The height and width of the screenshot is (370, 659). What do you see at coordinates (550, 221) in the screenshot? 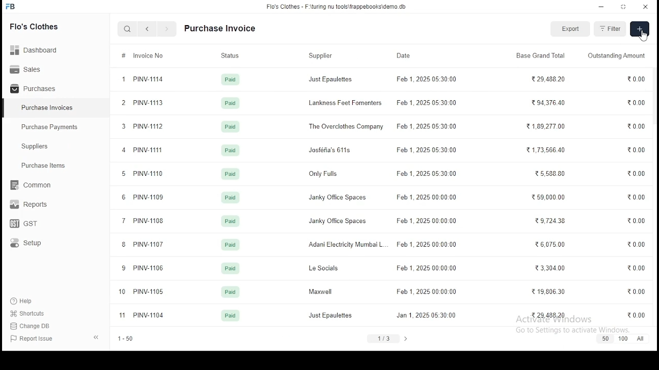
I see `9,724` at bounding box center [550, 221].